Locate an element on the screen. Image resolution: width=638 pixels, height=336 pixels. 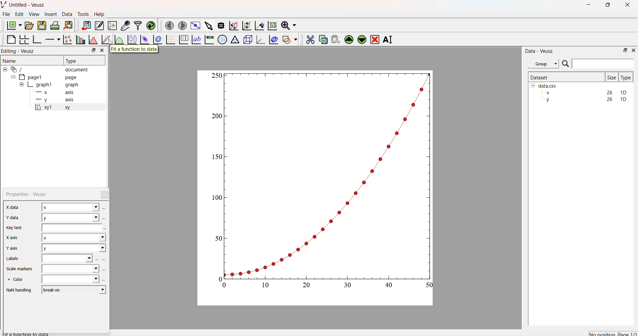
Down is located at coordinates (362, 39).